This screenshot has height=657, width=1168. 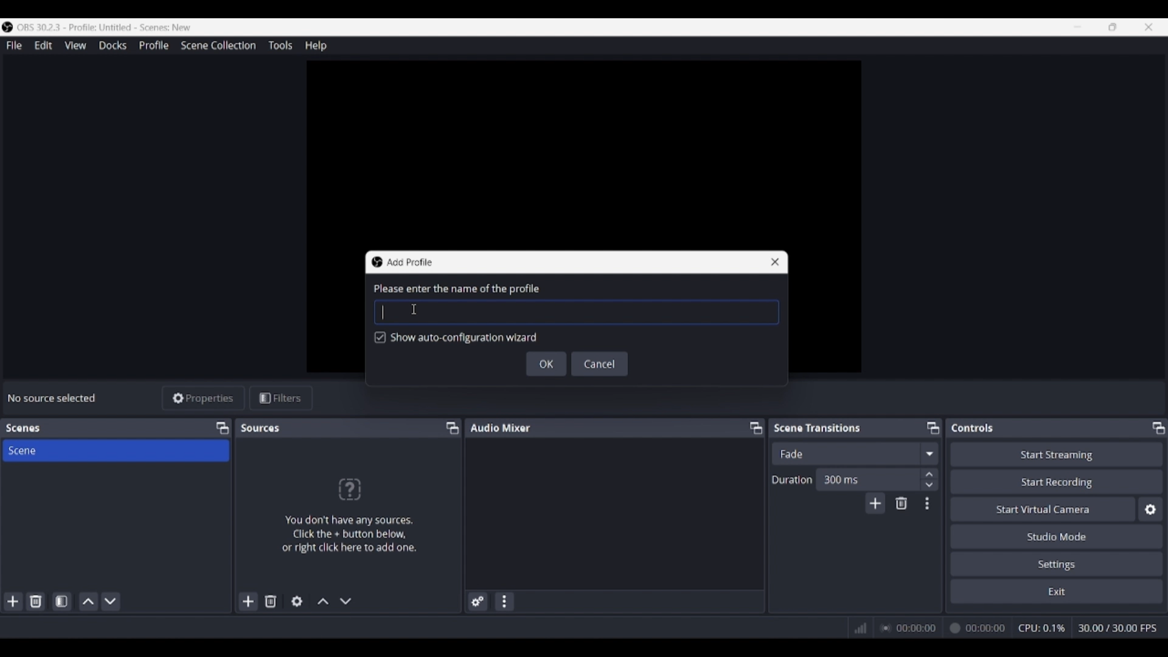 I want to click on Toggle for Show auto-configuration wizard, so click(x=456, y=338).